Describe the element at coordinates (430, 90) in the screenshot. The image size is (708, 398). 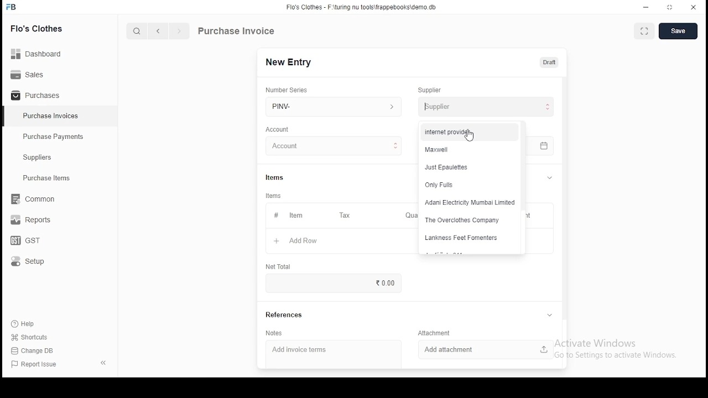
I see `Supplier` at that location.